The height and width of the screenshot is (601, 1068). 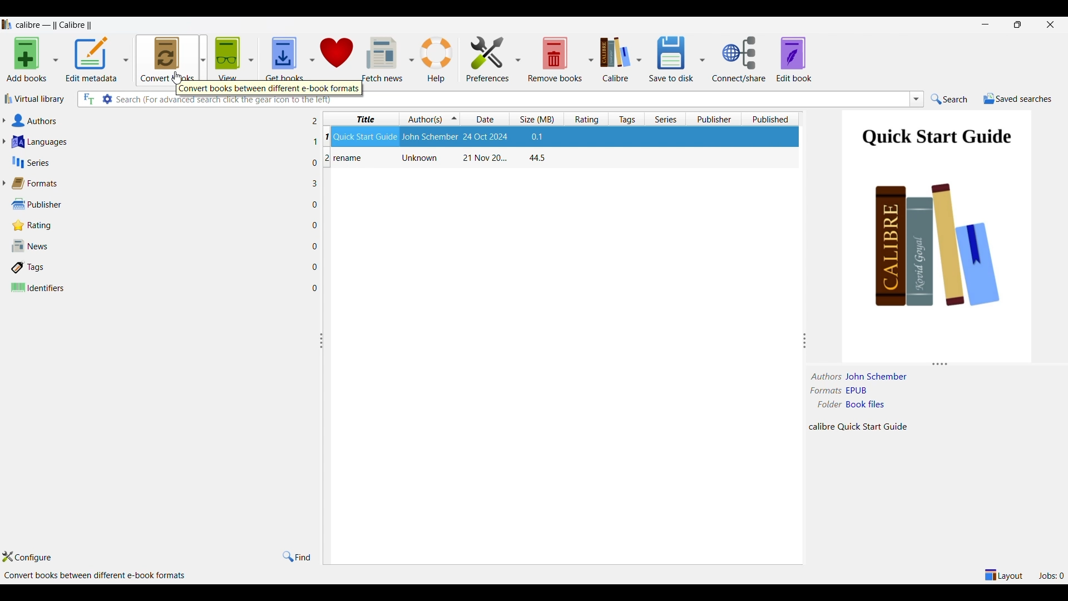 I want to click on folder, so click(x=829, y=404).